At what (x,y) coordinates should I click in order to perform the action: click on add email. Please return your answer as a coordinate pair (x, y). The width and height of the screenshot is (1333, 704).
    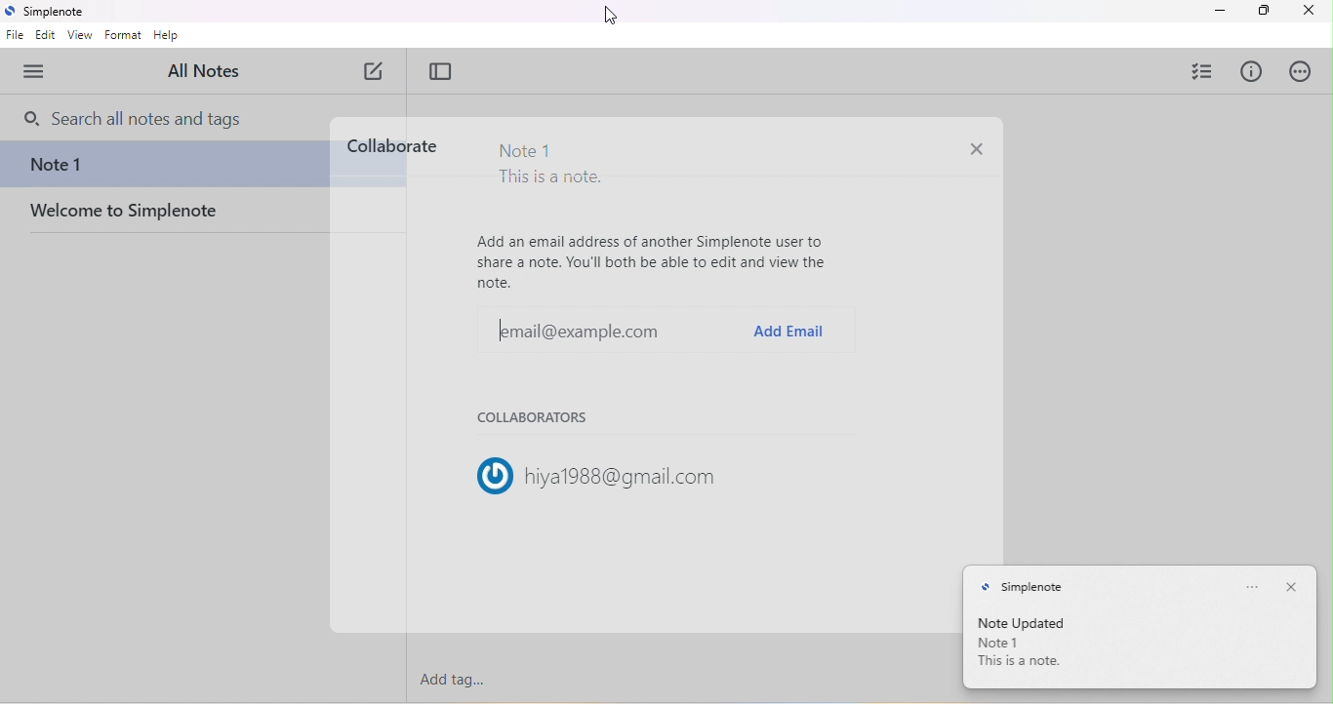
    Looking at the image, I should click on (788, 331).